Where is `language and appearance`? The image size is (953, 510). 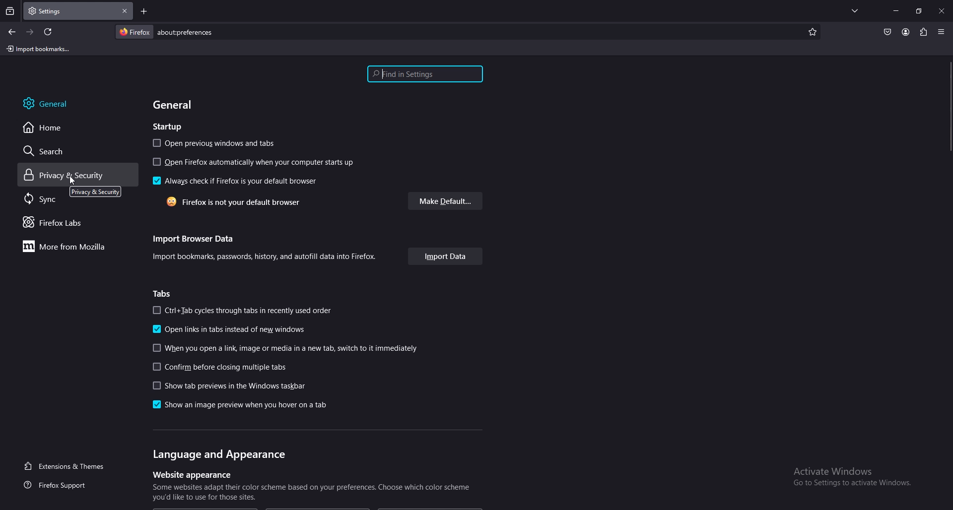
language and appearance is located at coordinates (222, 453).